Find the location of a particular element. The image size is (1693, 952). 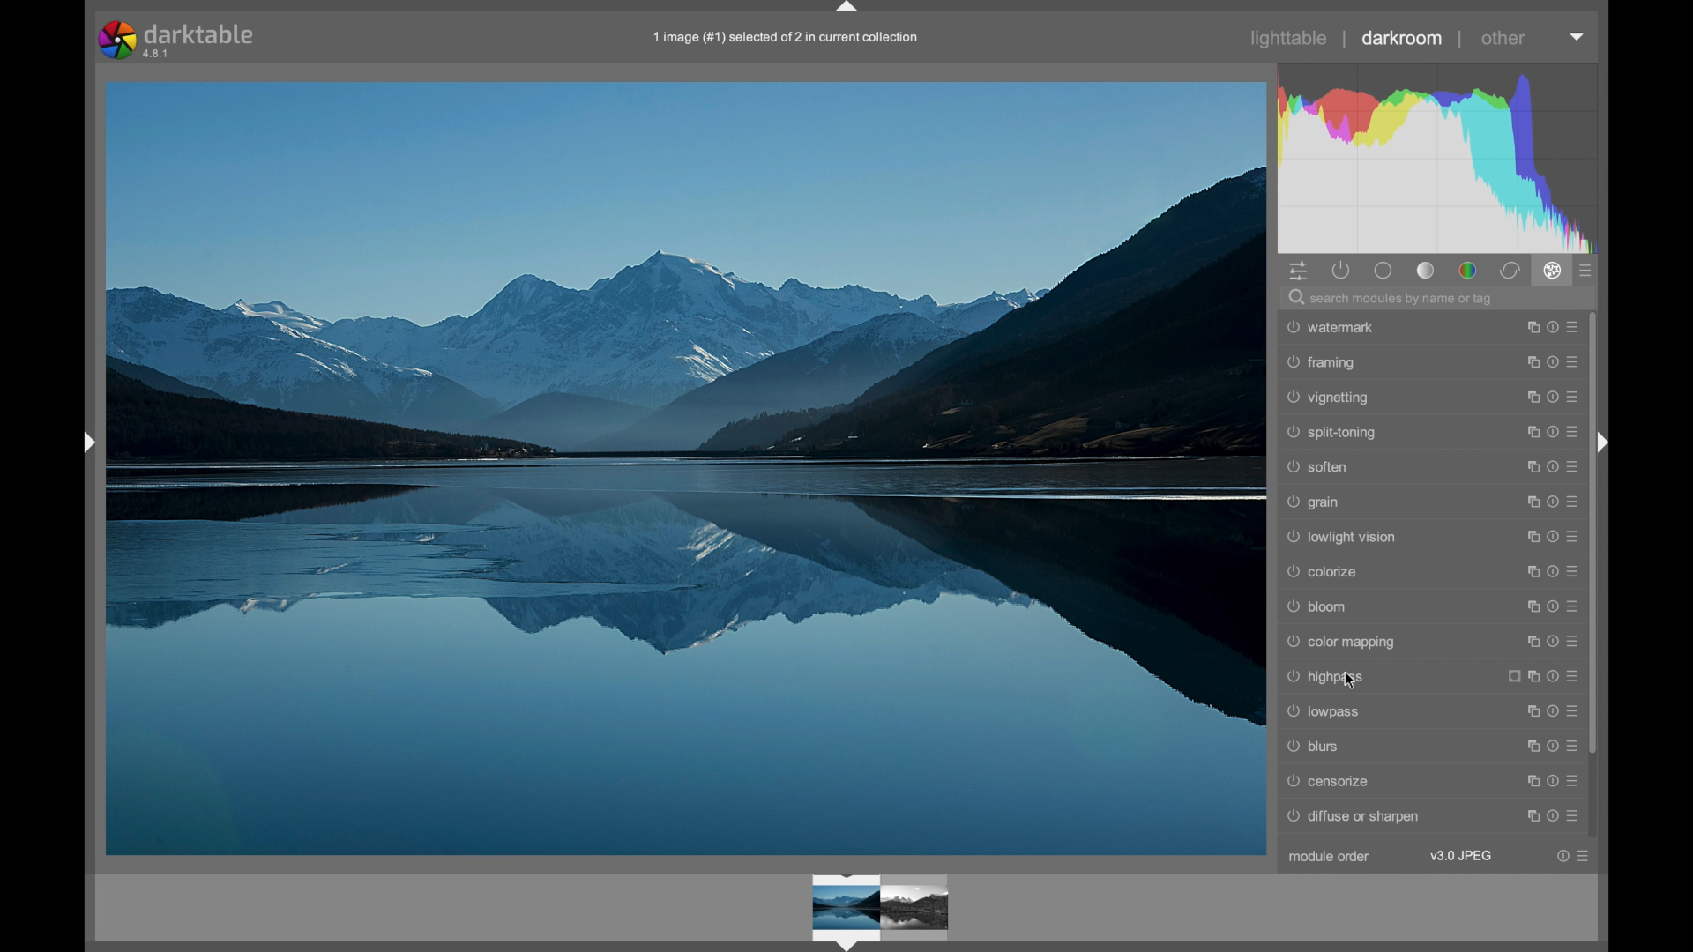

vignetting is located at coordinates (1329, 398).